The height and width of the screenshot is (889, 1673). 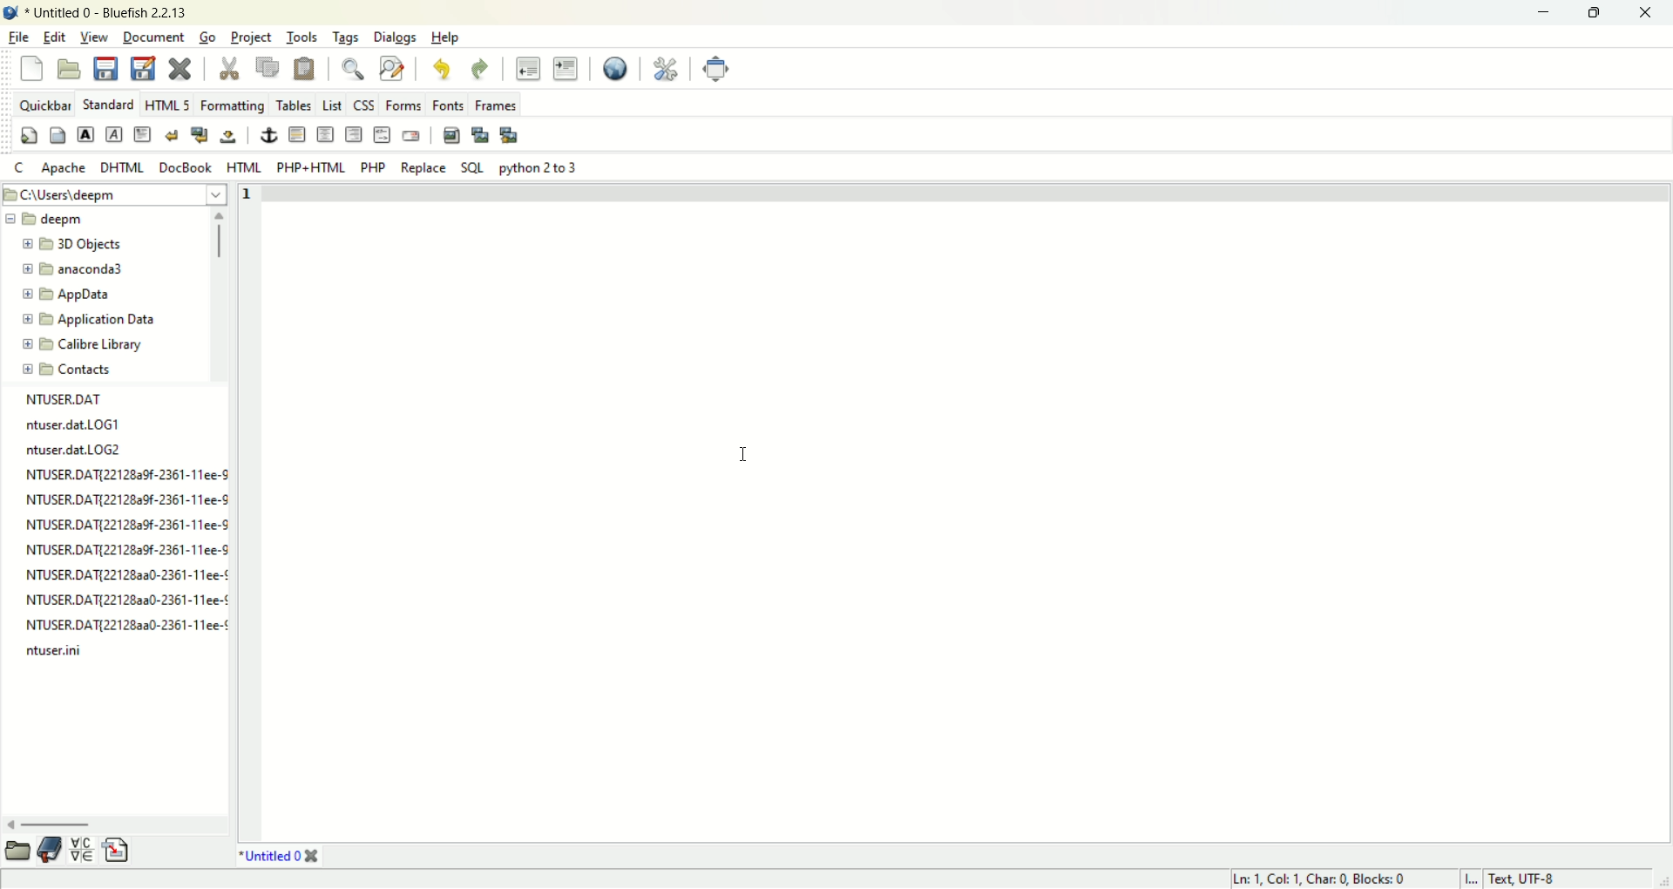 What do you see at coordinates (969, 512) in the screenshot?
I see `editor` at bounding box center [969, 512].